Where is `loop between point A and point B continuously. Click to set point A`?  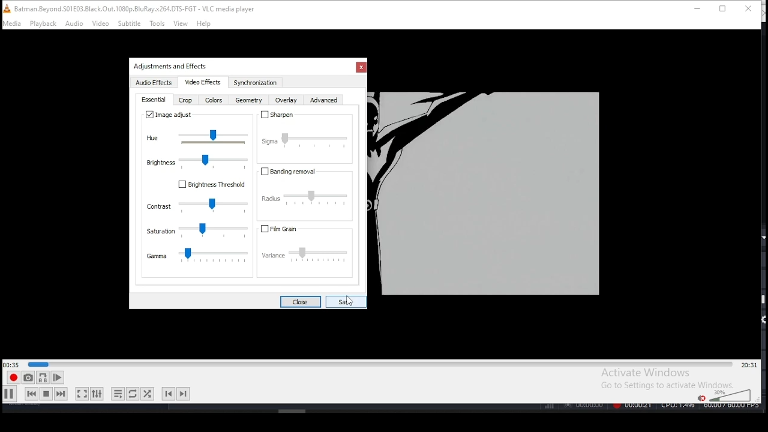
loop between point A and point B continuously. Click to set point A is located at coordinates (41, 378).